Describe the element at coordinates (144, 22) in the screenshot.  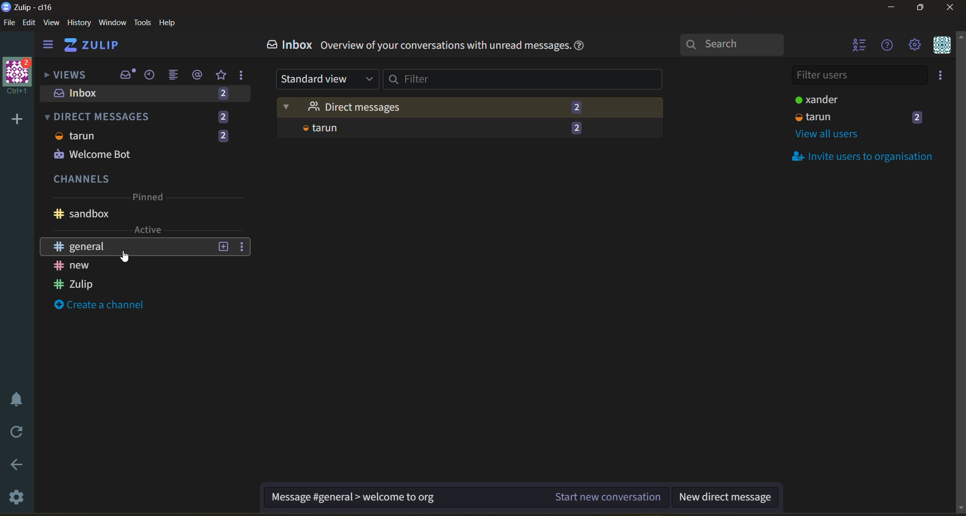
I see `tools` at that location.